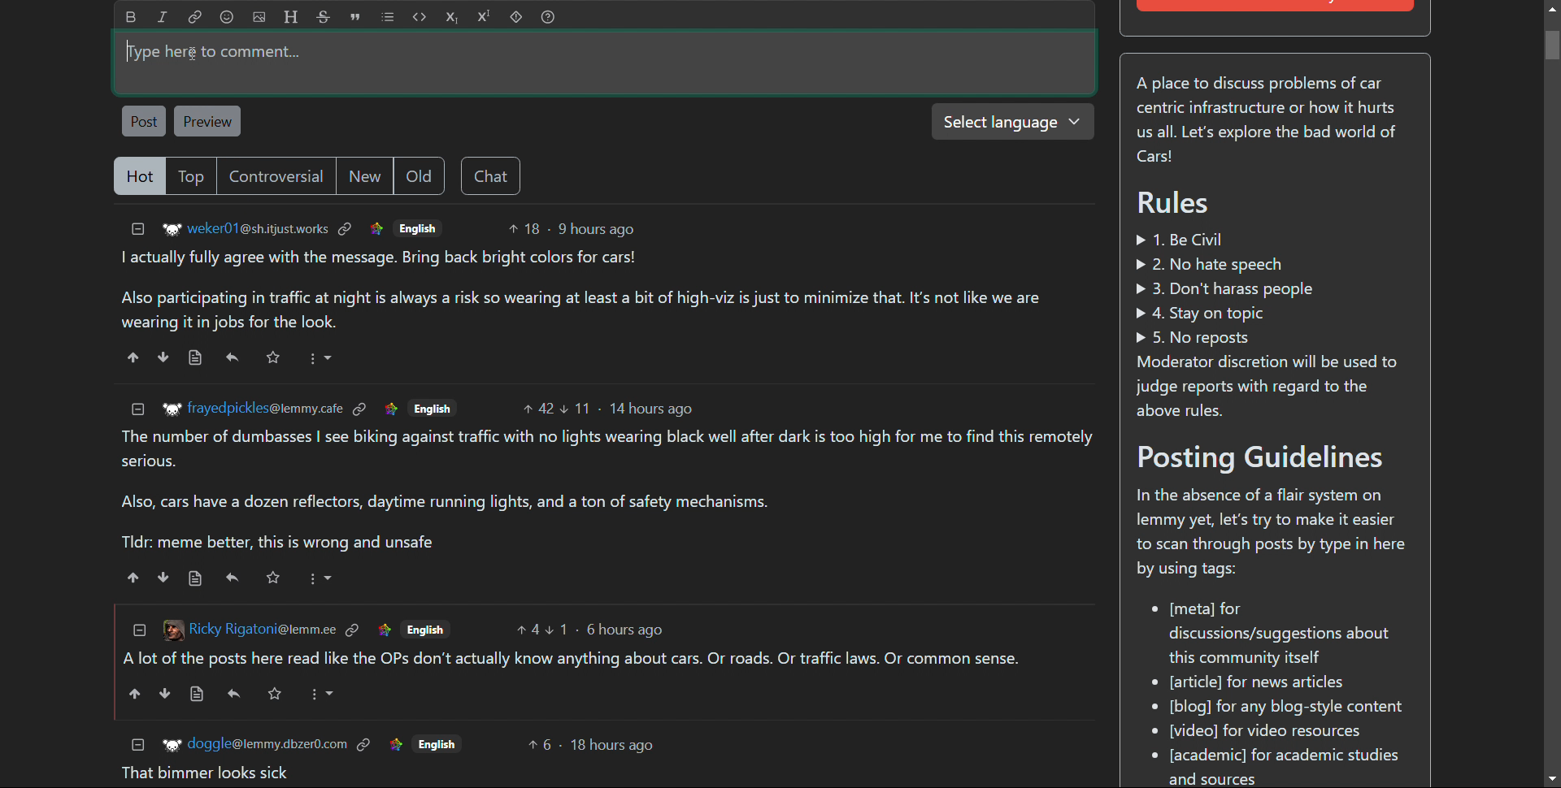 The width and height of the screenshot is (1561, 788). Describe the element at coordinates (650, 409) in the screenshot. I see `14 hours ago` at that location.